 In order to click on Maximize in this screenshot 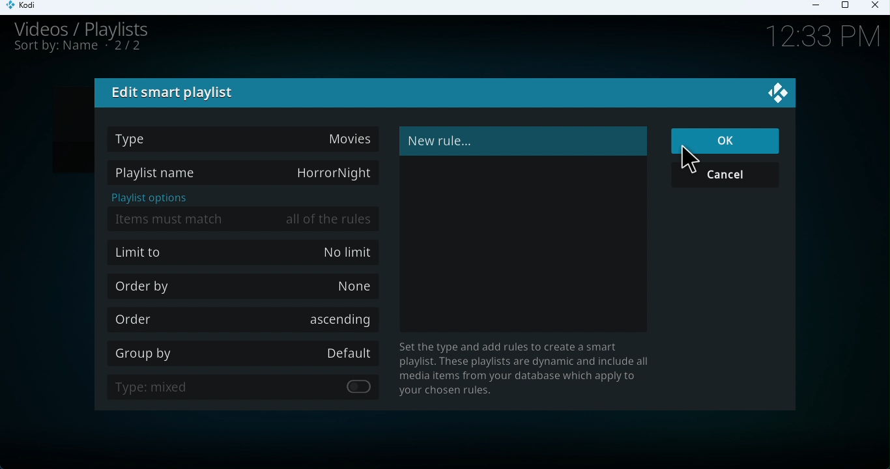, I will do `click(848, 6)`.